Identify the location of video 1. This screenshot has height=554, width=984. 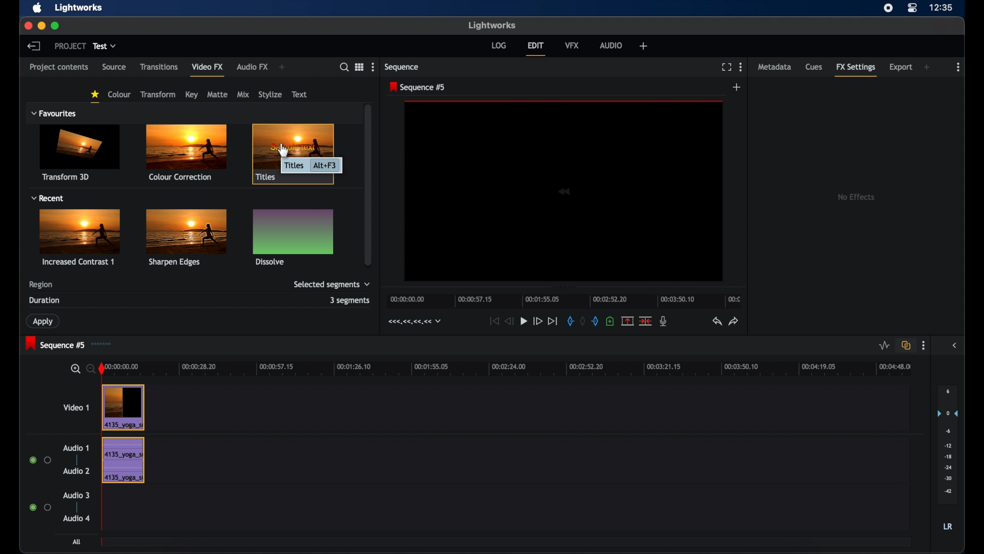
(77, 407).